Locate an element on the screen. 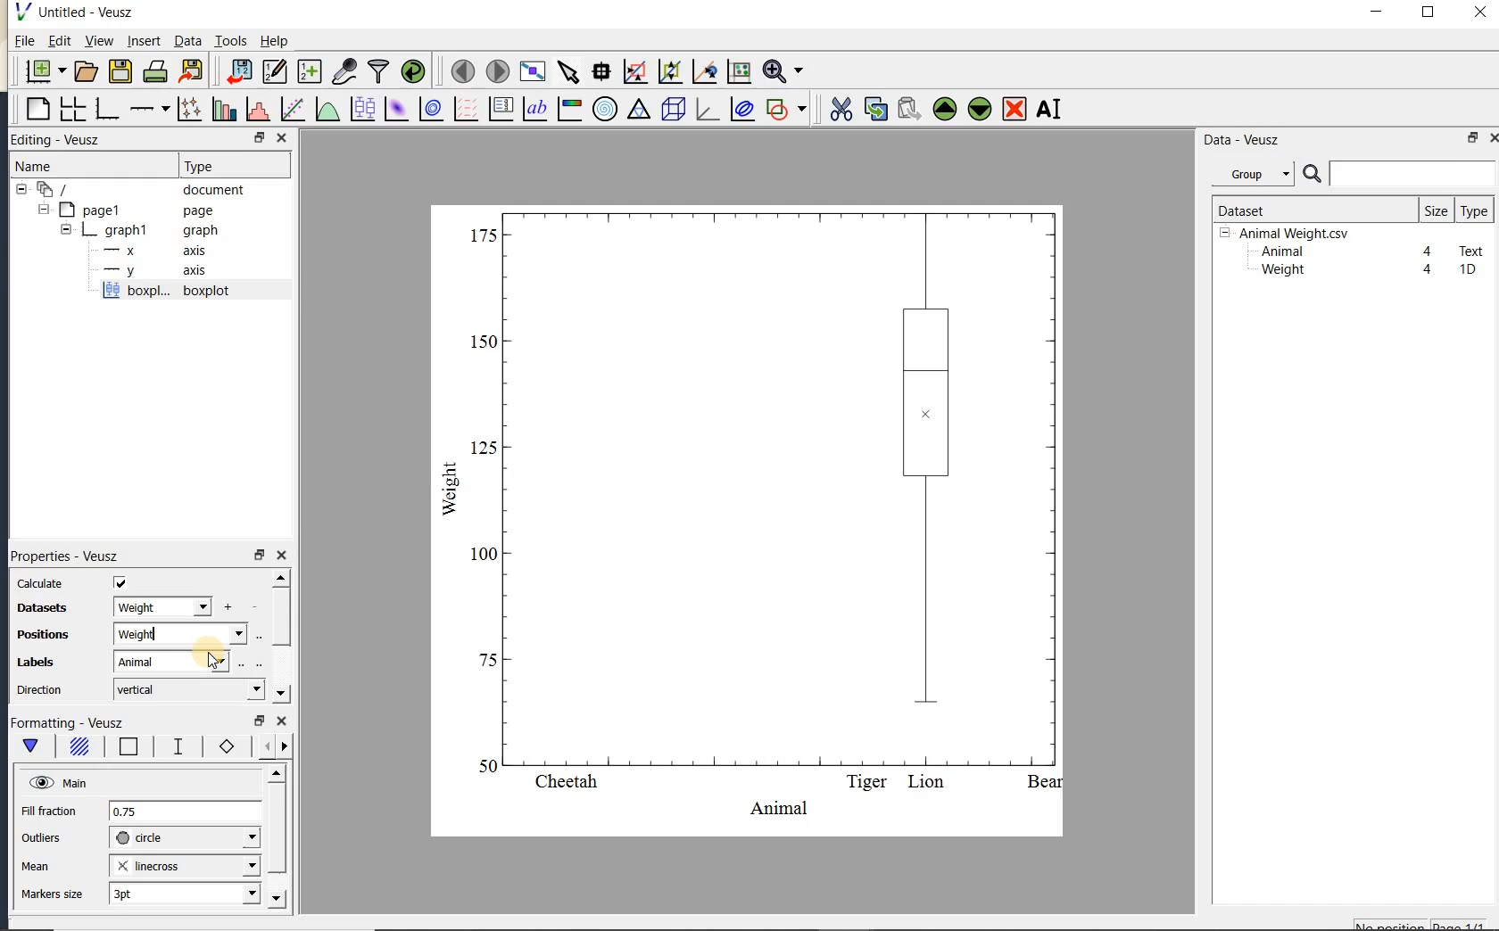 The width and height of the screenshot is (1499, 931). plot key is located at coordinates (499, 109).